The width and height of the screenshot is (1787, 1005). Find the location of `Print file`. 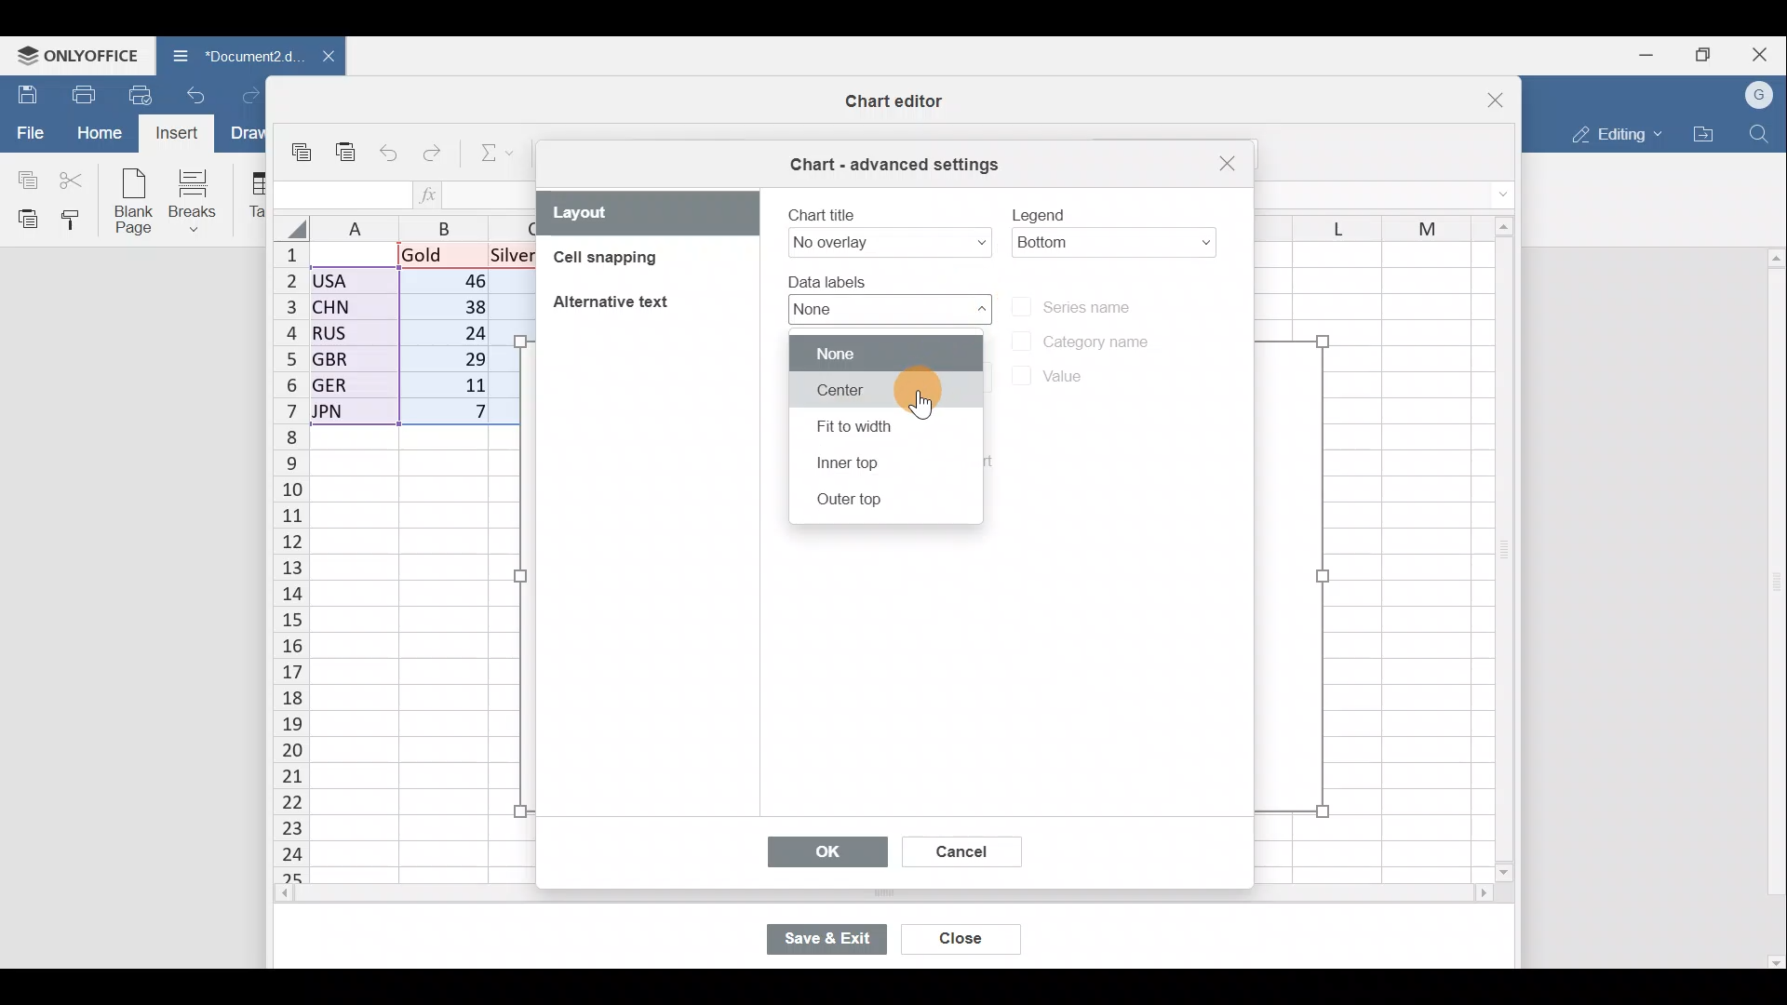

Print file is located at coordinates (82, 93).